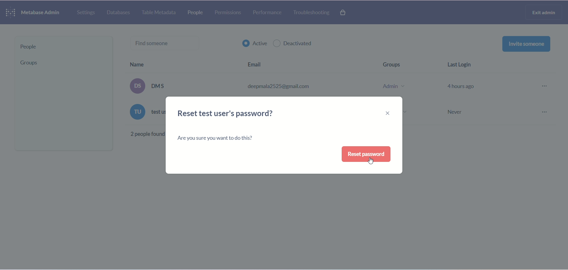 Image resolution: width=568 pixels, height=270 pixels. I want to click on people, so click(62, 47).